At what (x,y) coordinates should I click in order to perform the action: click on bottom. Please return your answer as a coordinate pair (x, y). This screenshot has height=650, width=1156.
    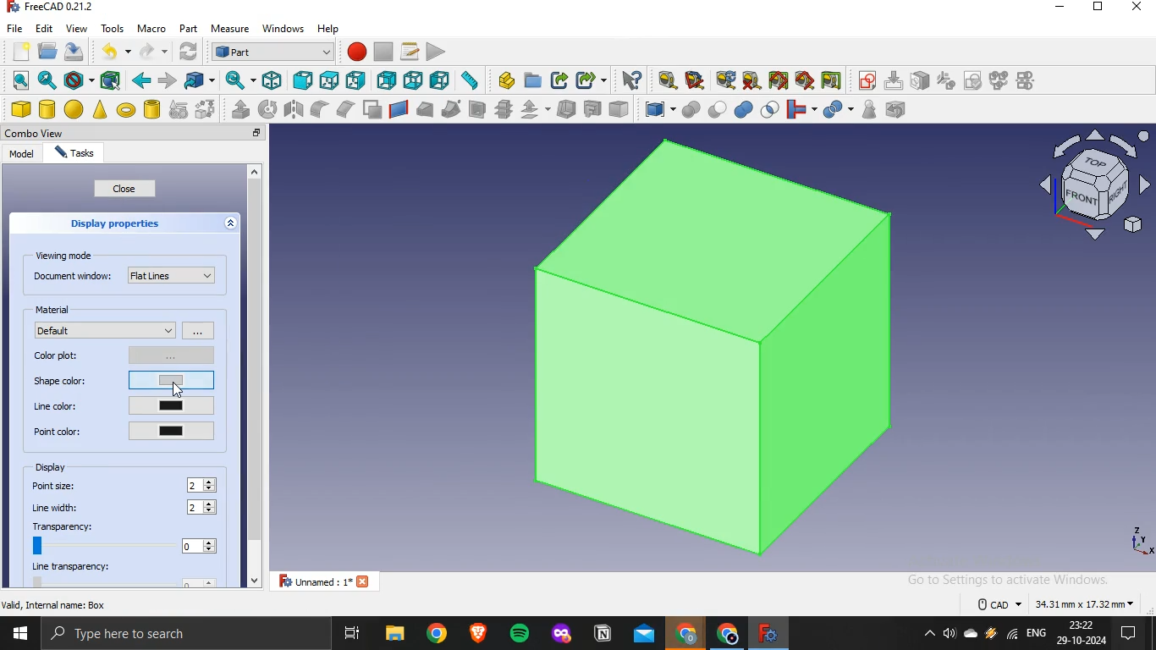
    Looking at the image, I should click on (414, 80).